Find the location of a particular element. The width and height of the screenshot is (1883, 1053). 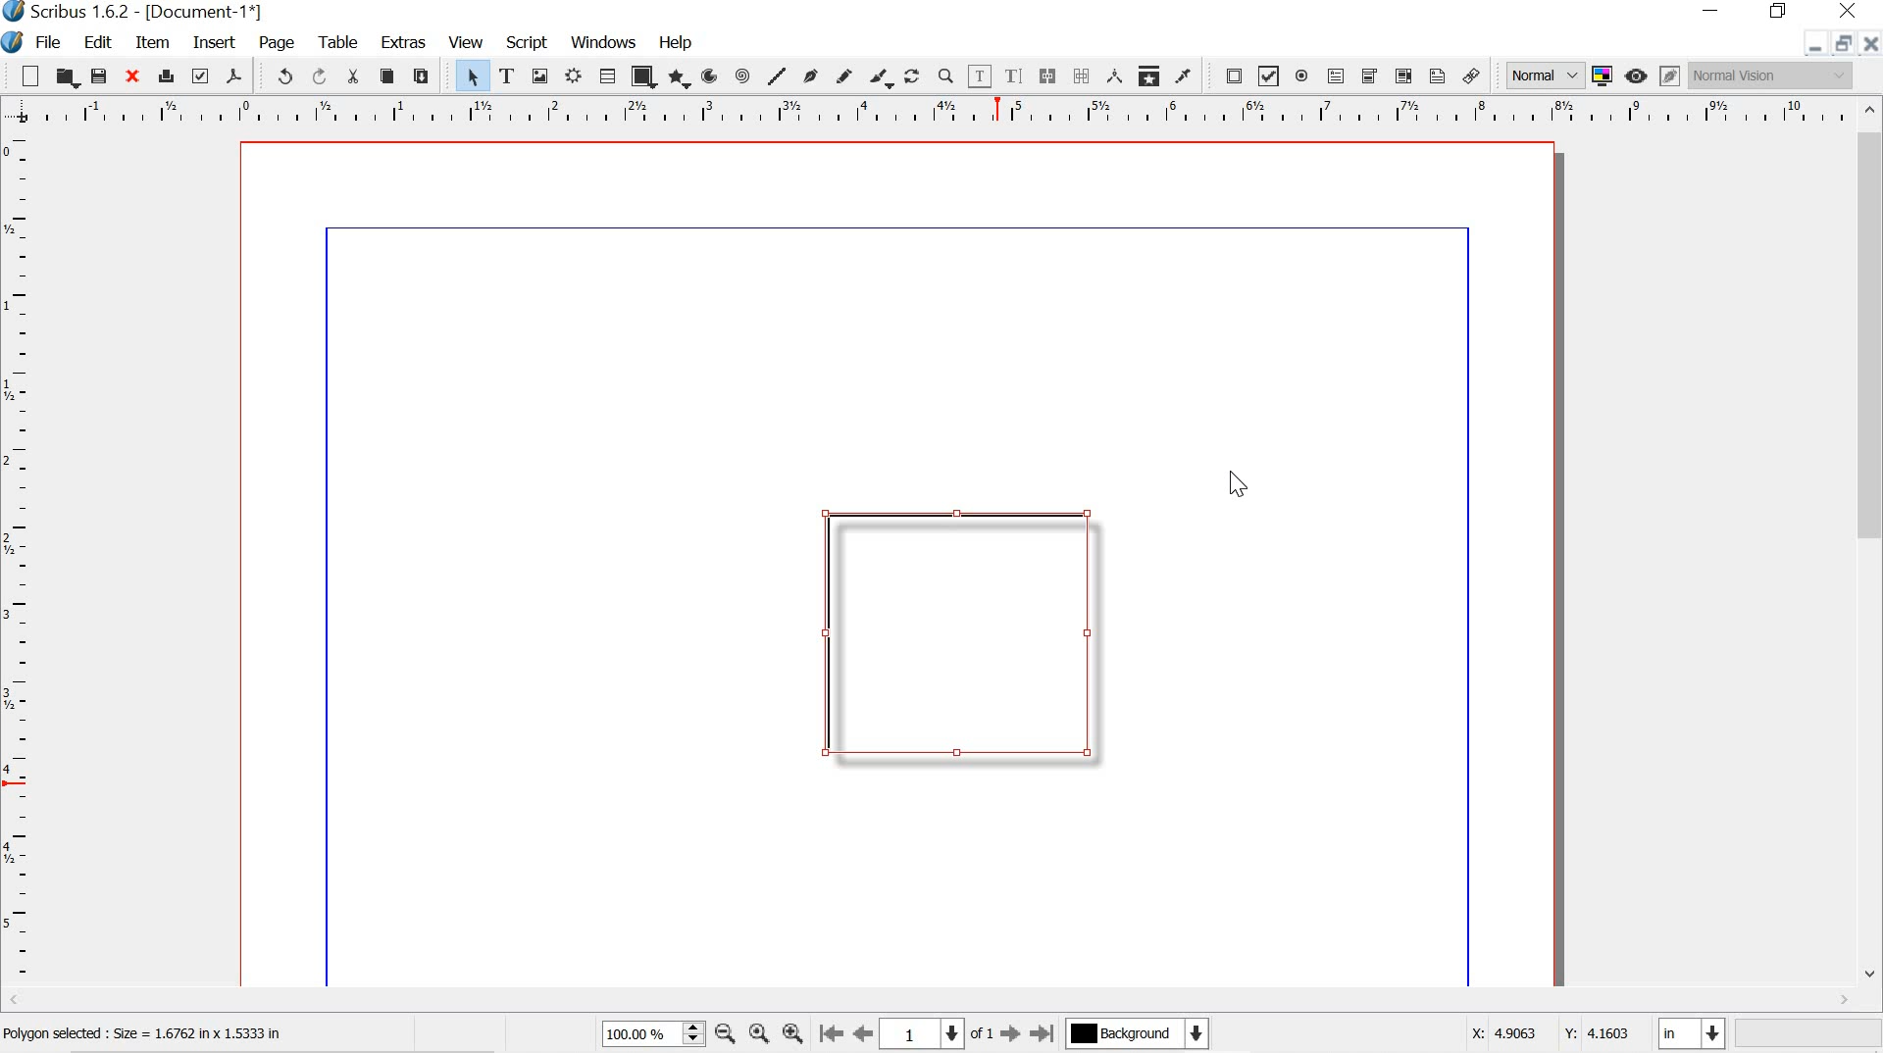

ruler is located at coordinates (19, 570).